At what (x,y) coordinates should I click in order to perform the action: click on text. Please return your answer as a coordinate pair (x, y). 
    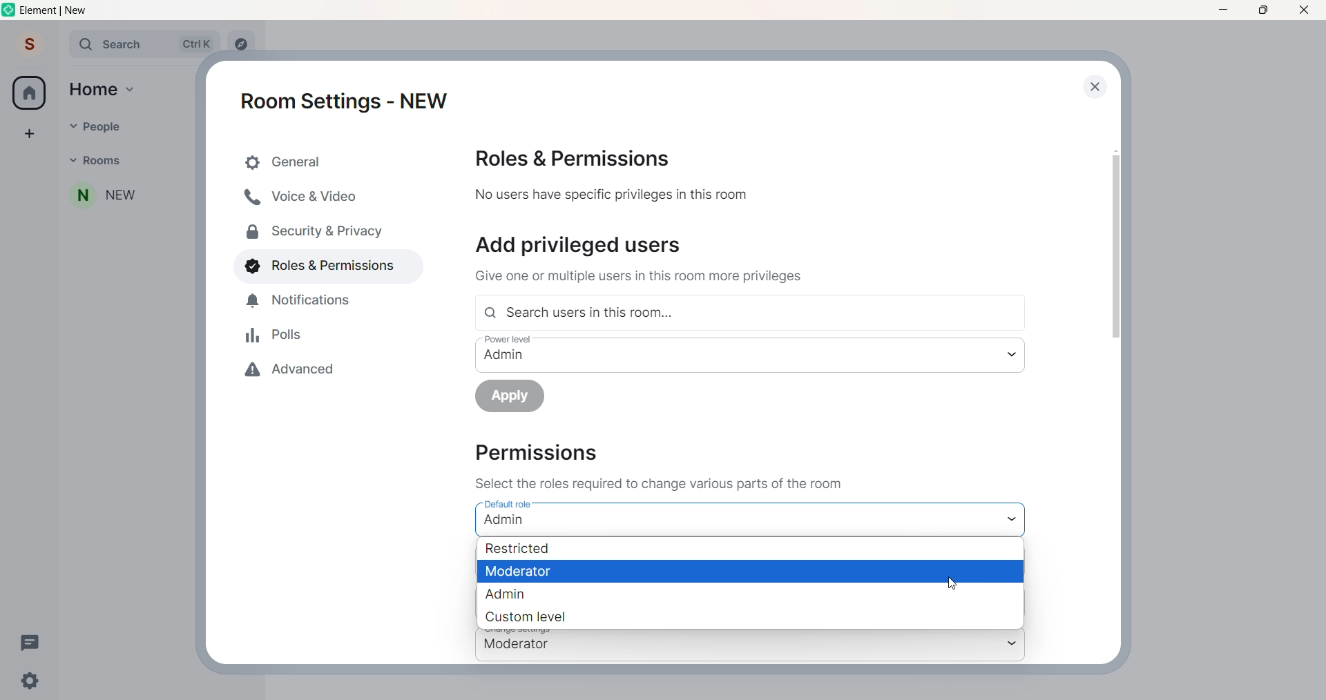
    Looking at the image, I should click on (612, 195).